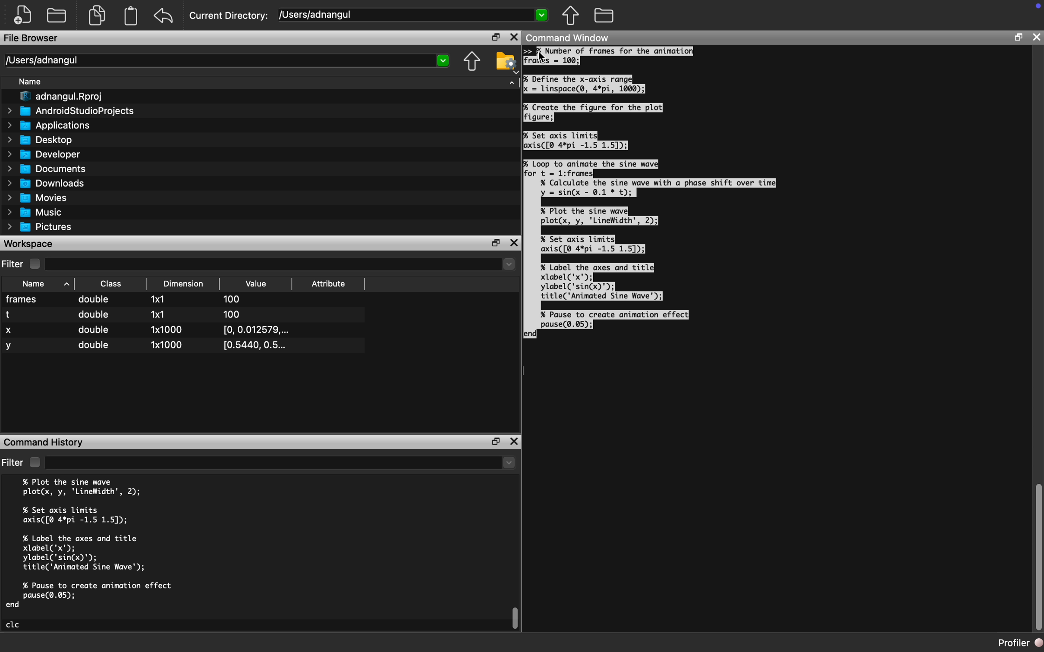 The height and width of the screenshot is (652, 1044). I want to click on Restore Down, so click(1017, 38).